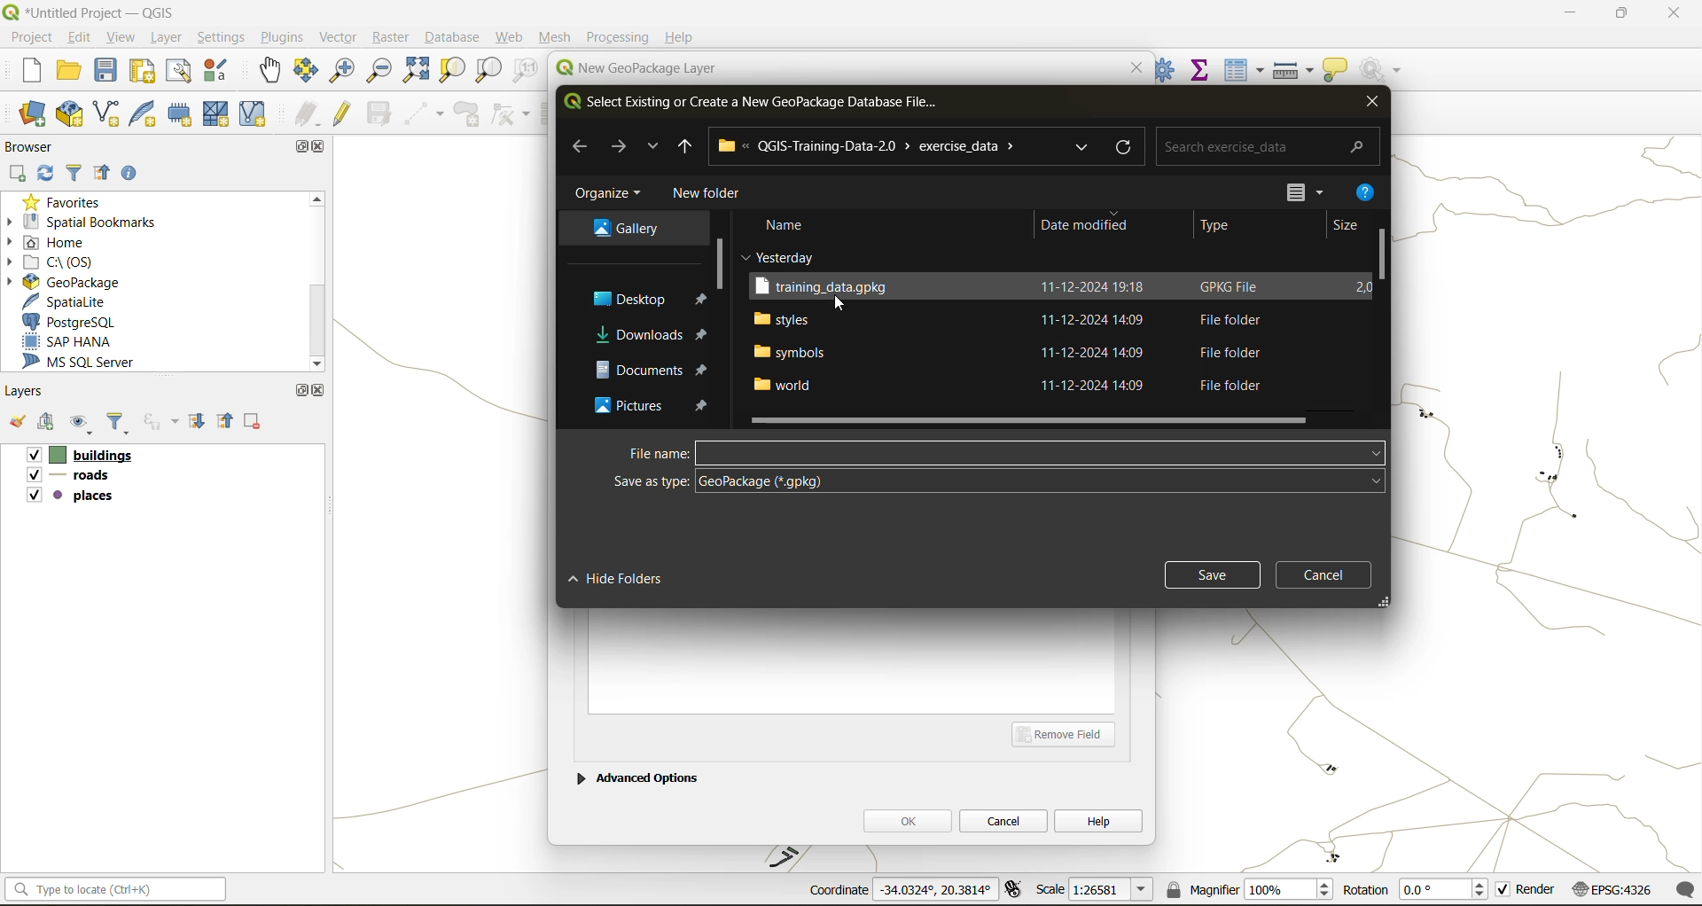  Describe the element at coordinates (511, 114) in the screenshot. I see `vertex tools` at that location.